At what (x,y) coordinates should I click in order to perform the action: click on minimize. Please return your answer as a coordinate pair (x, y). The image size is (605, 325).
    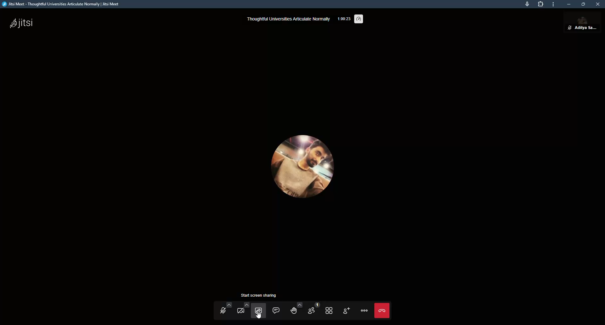
    Looking at the image, I should click on (567, 4).